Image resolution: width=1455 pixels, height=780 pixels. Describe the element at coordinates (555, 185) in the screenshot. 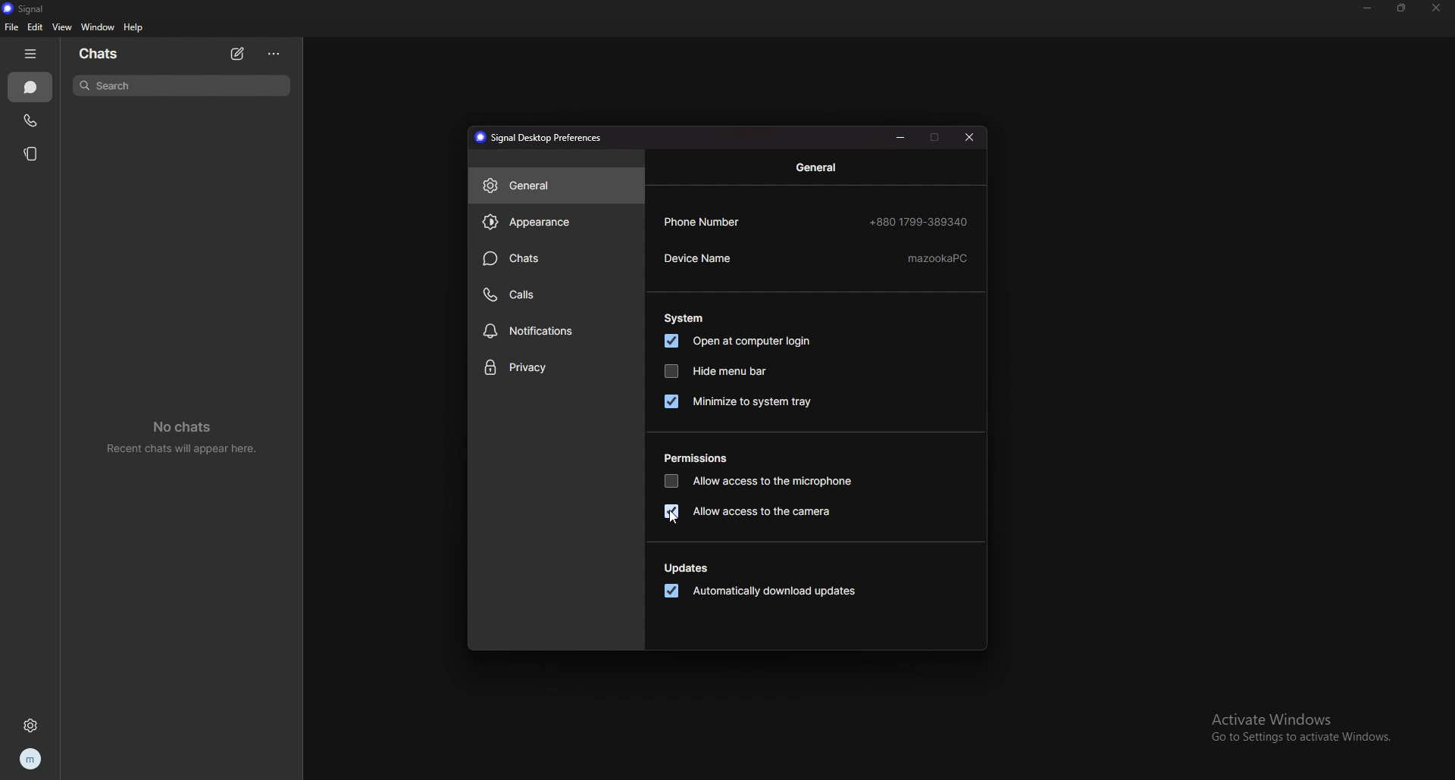

I see `general` at that location.